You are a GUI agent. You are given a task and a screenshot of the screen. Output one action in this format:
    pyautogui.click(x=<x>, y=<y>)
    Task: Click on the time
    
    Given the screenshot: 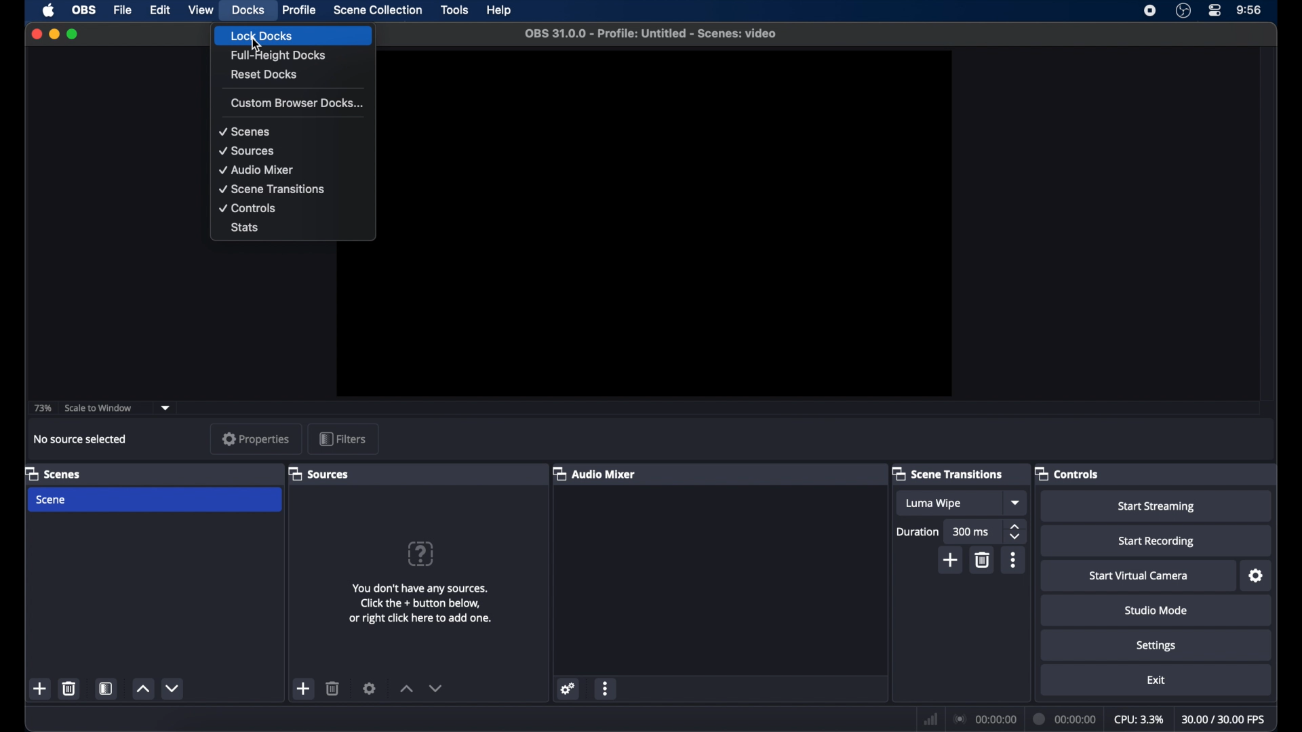 What is the action you would take?
    pyautogui.click(x=1249, y=10)
    